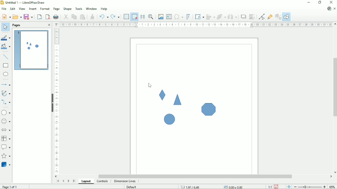 Image resolution: width=337 pixels, height=189 pixels. Describe the element at coordinates (309, 2) in the screenshot. I see `Minimize` at that location.